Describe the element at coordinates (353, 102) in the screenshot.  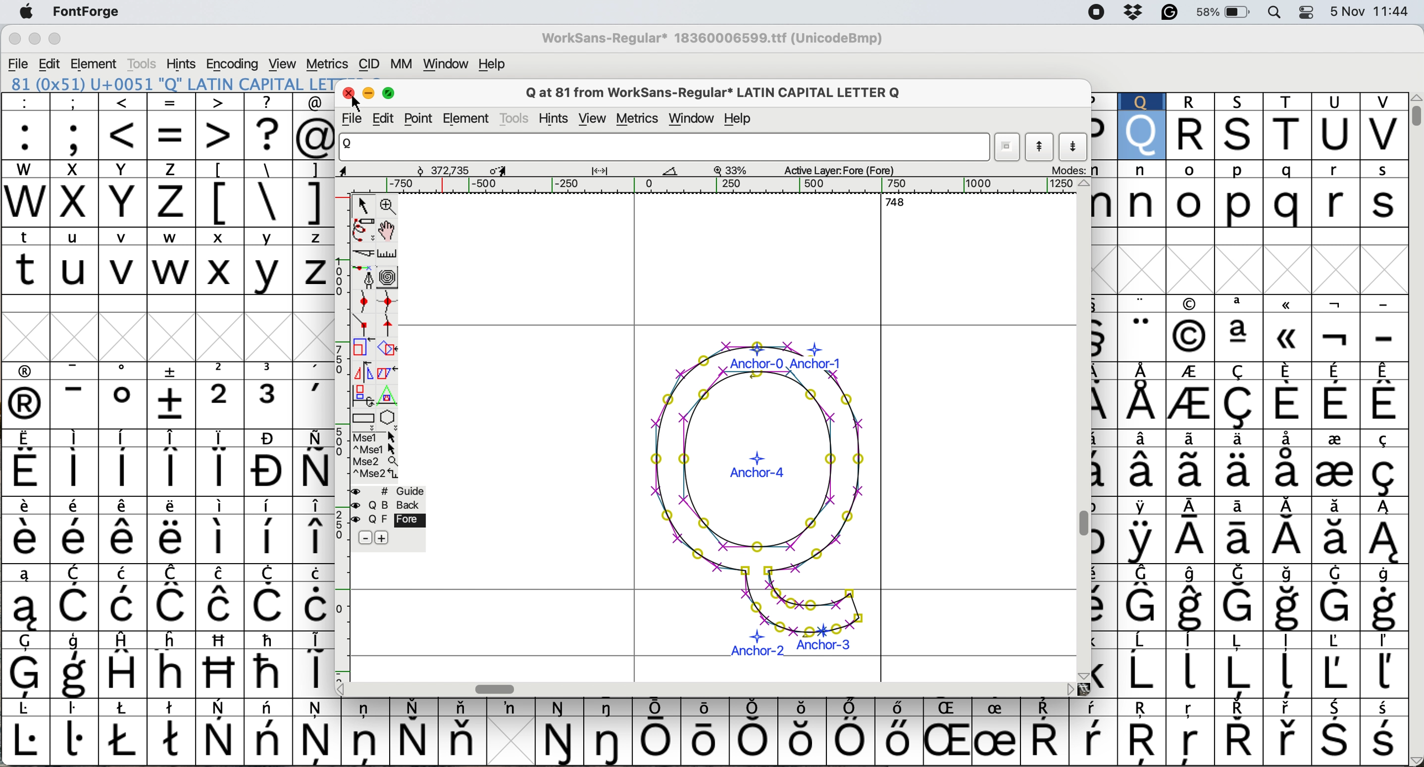
I see `cursor` at that location.